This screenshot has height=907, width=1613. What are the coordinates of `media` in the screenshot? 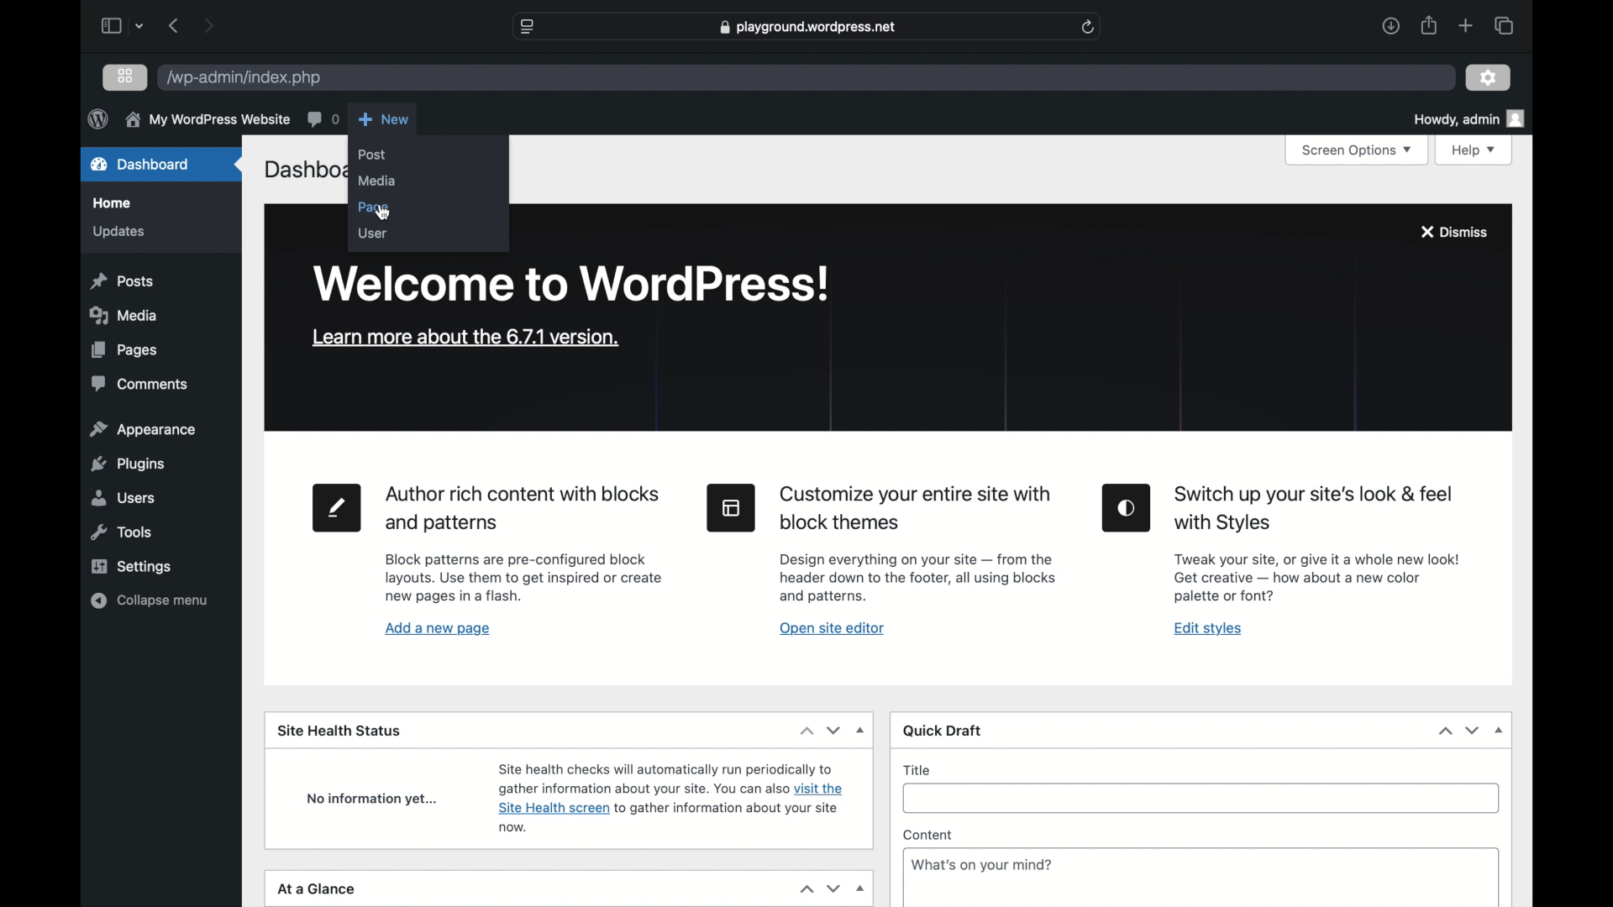 It's located at (123, 316).